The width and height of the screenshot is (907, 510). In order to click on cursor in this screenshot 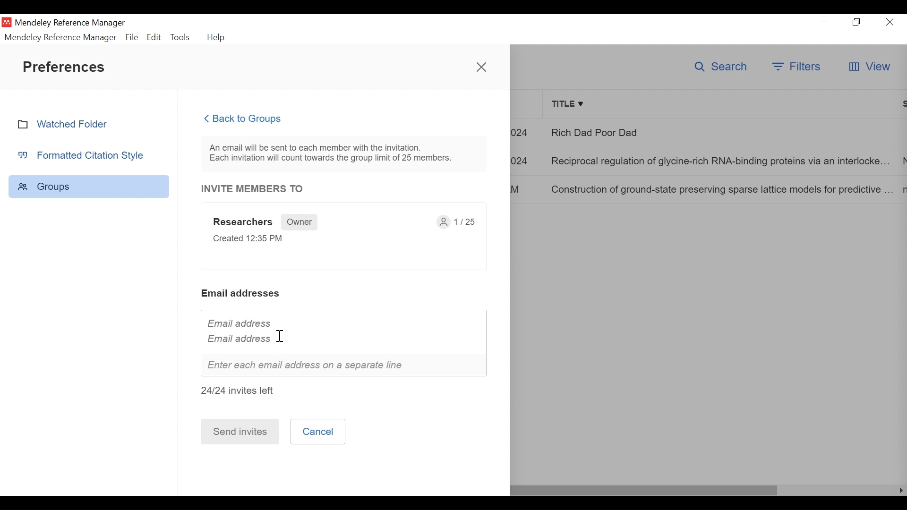, I will do `click(282, 336)`.